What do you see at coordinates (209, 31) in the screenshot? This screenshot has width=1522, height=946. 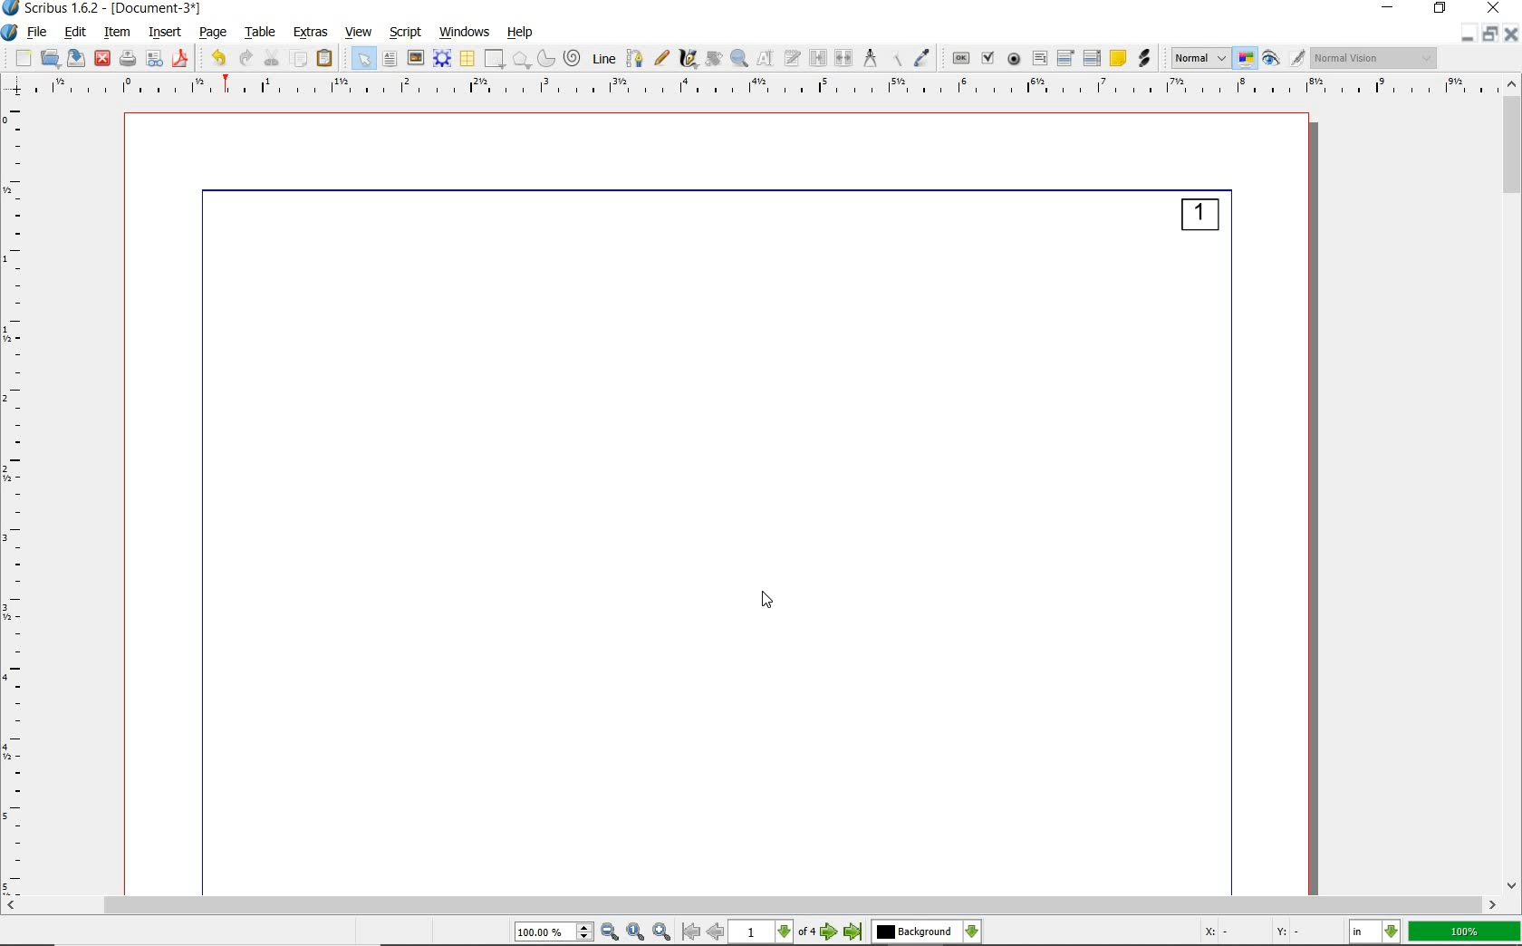 I see `page` at bounding box center [209, 31].